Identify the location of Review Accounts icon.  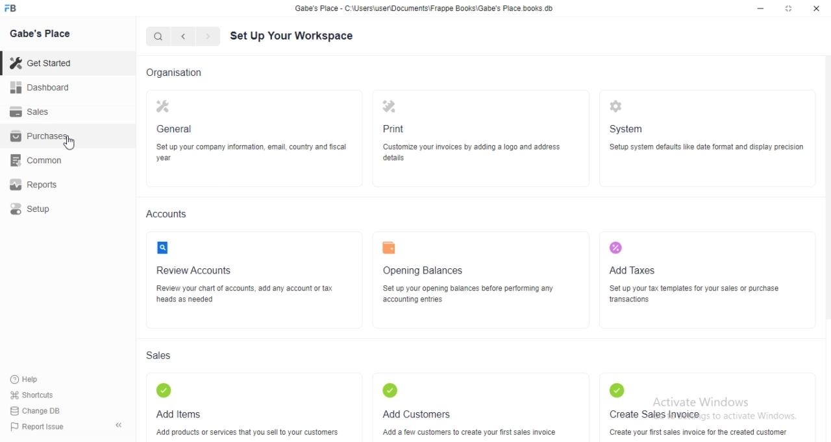
(162, 248).